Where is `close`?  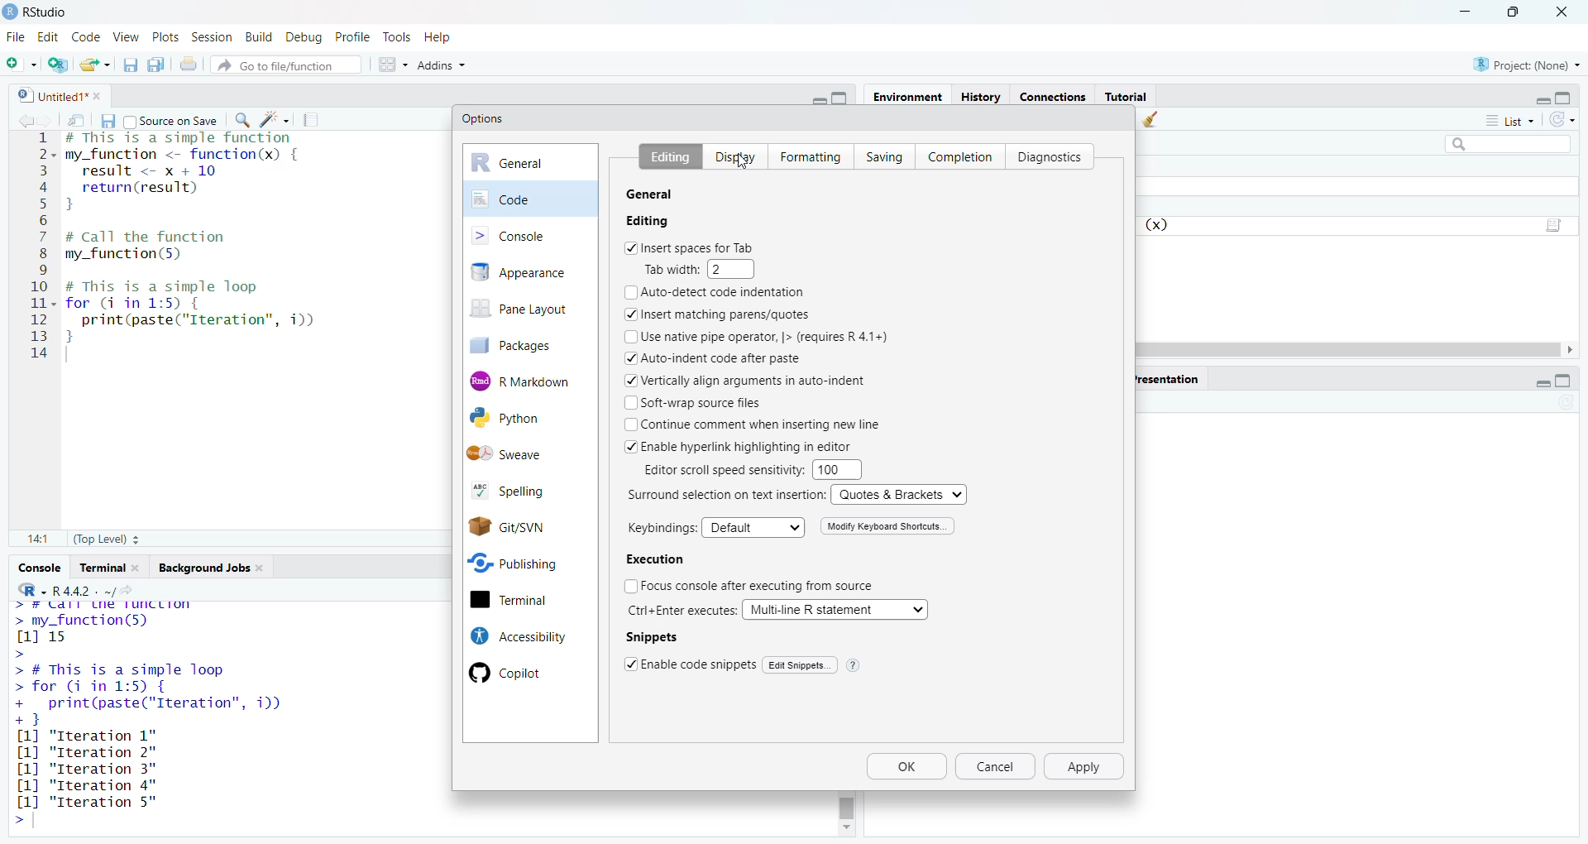 close is located at coordinates (265, 569).